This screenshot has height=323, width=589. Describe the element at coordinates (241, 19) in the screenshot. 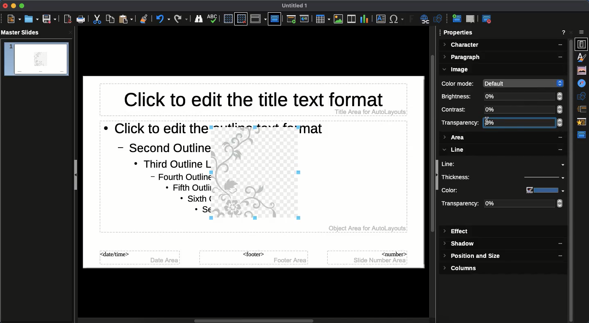

I see `Snap grid` at that location.